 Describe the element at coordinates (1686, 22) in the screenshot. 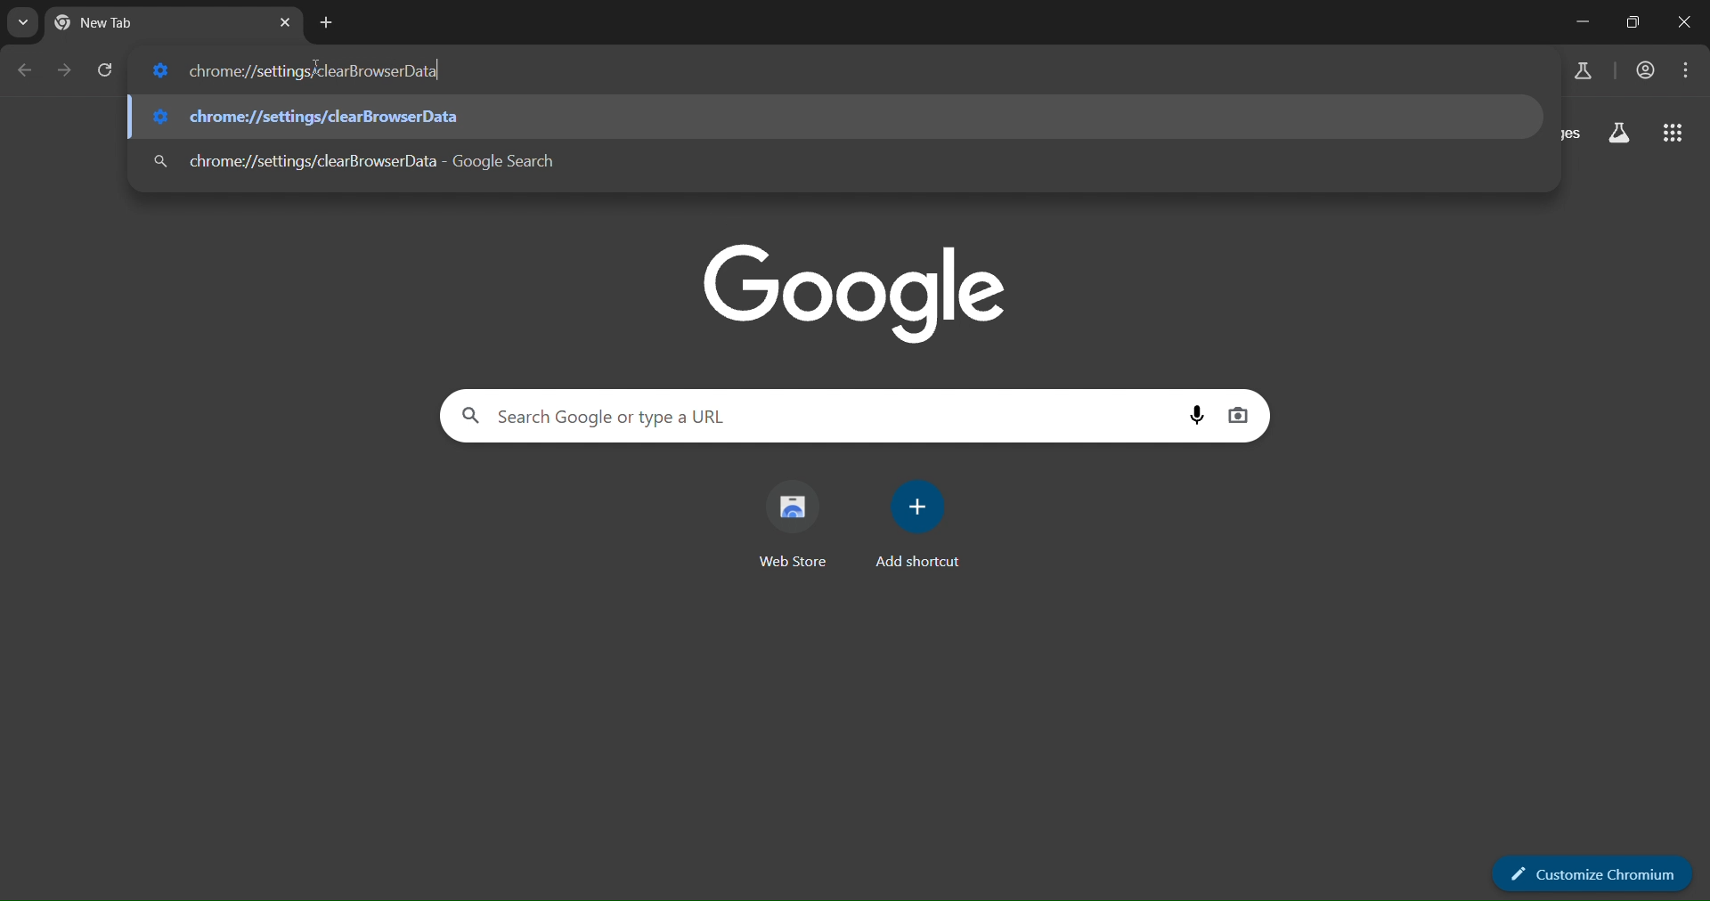

I see `close` at that location.